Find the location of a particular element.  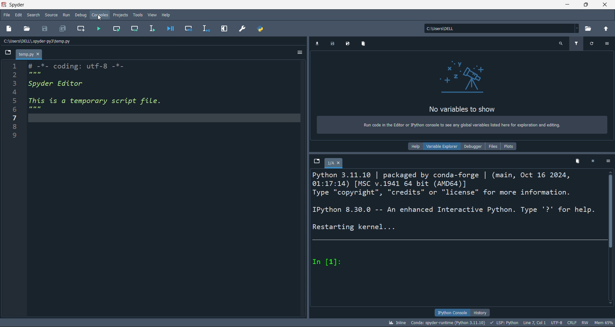

Python 3.11.10 | packaged by conda-forge | (main, Oct 16 2024,
01:17:14) [MSC v.1941 64 bit (AMD64)]

Type "copyright", "credits" or "license" for more information.
IPython 8.30.0 -- An enhanced Interactive Python. Type '?' for help.
Restarting kernel... is located at coordinates (455, 202).